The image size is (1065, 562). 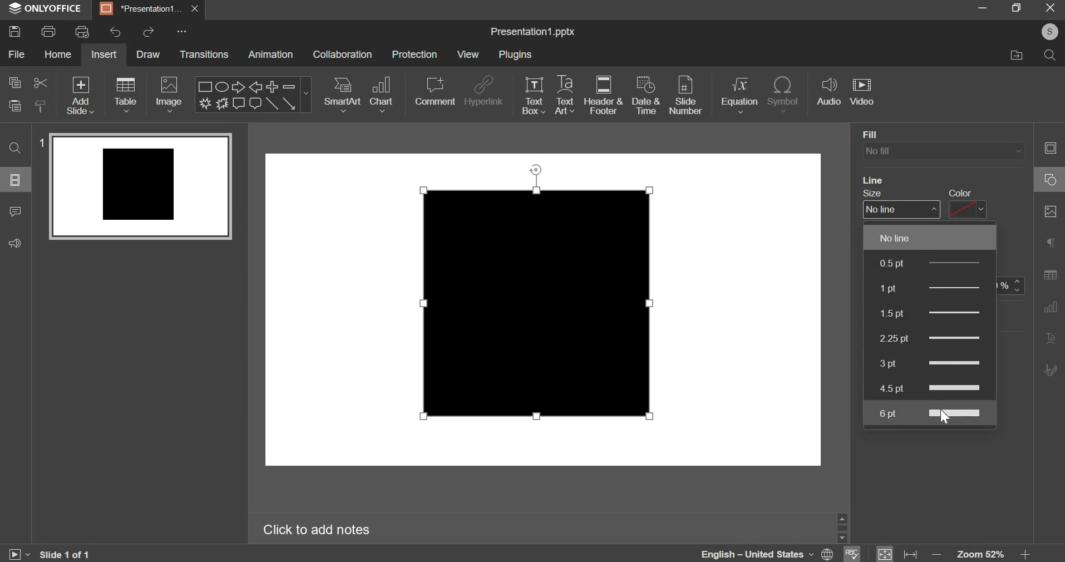 I want to click on animation, so click(x=270, y=55).